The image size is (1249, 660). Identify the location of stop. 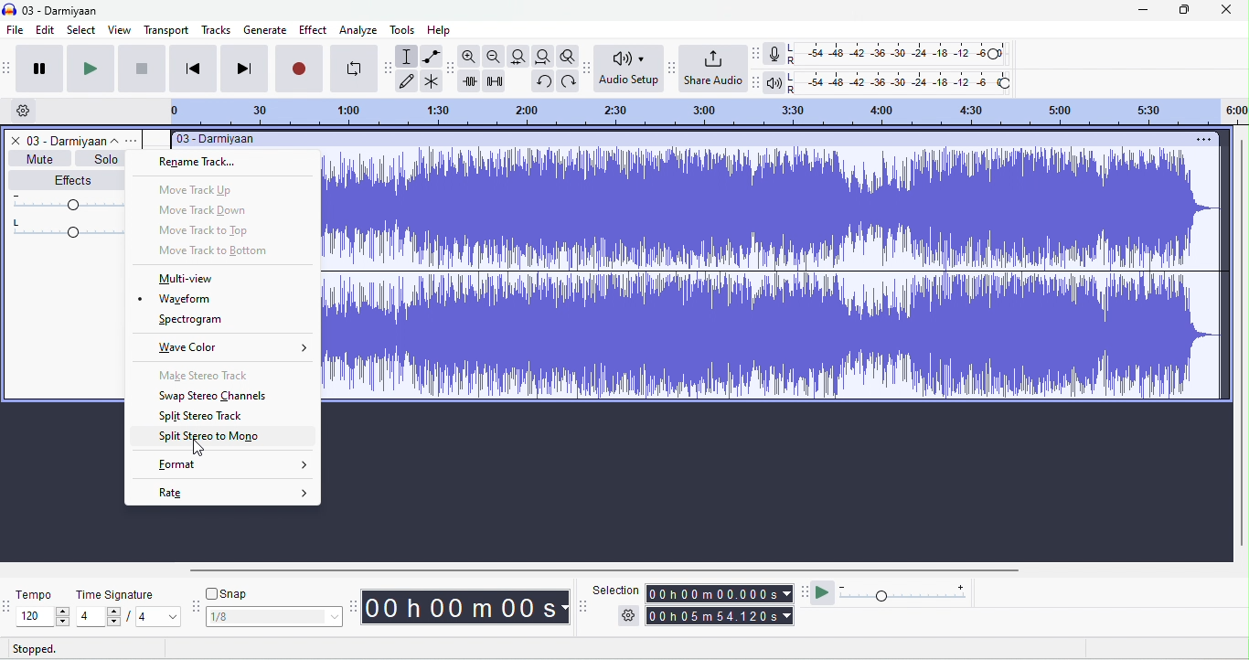
(142, 69).